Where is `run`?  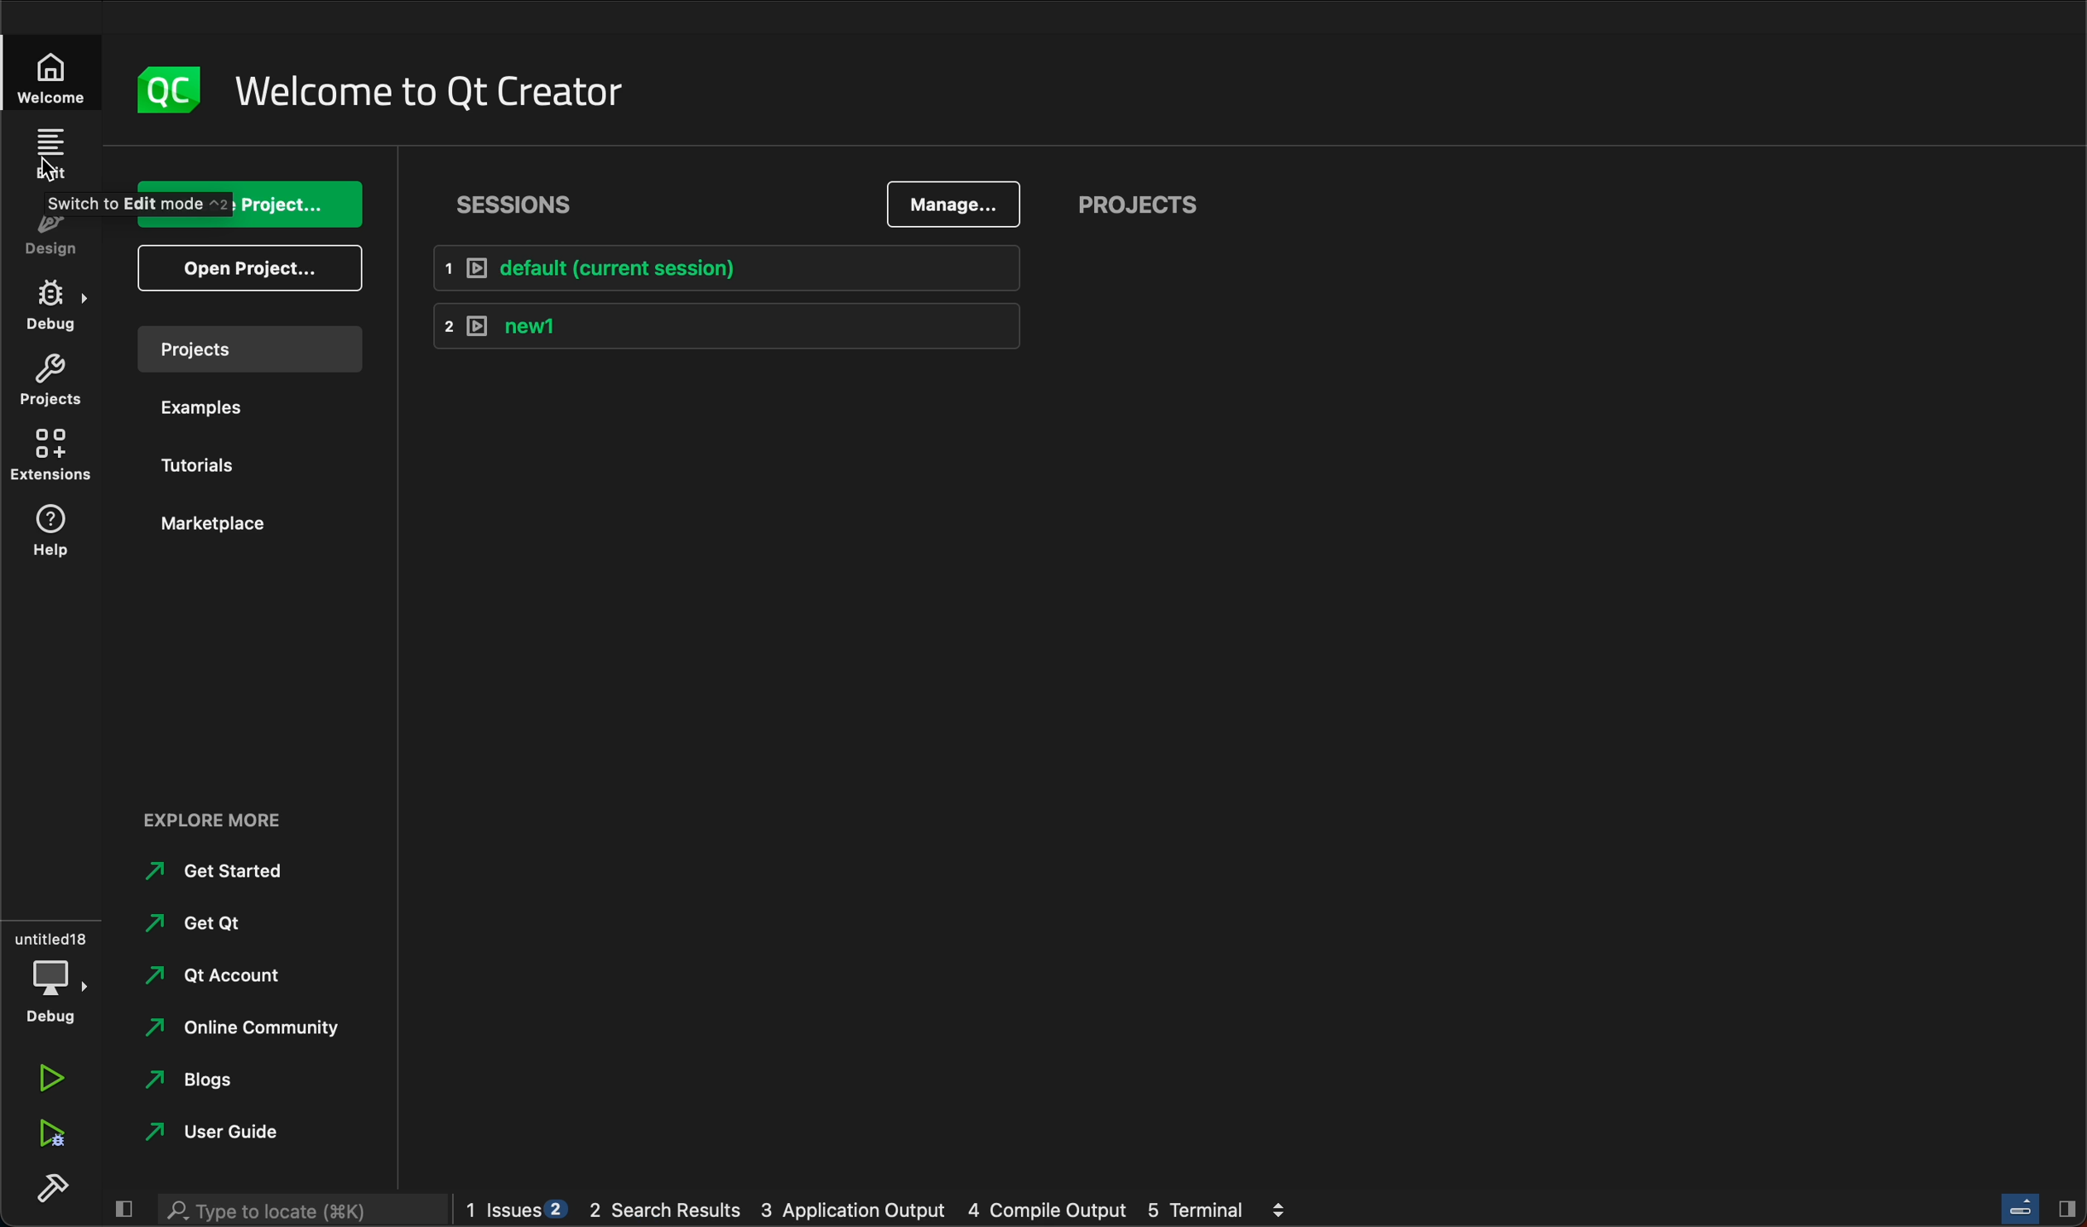 run is located at coordinates (53, 1080).